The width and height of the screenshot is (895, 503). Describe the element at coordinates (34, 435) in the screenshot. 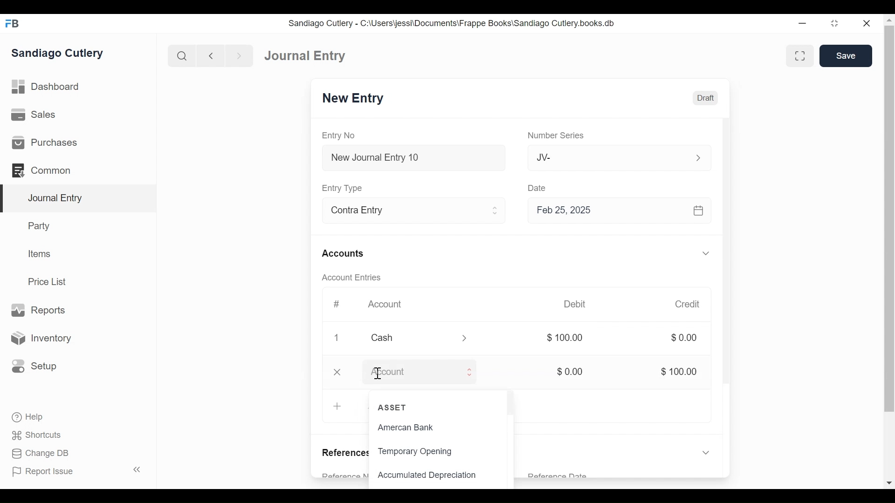

I see `Shortcuts` at that location.